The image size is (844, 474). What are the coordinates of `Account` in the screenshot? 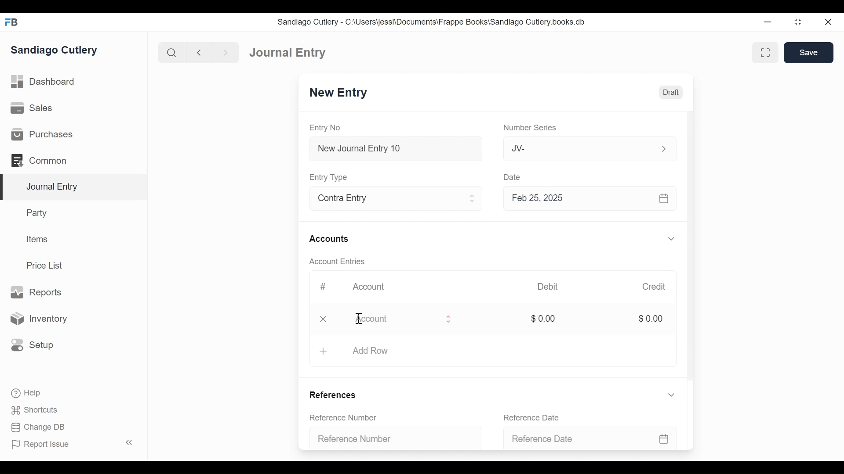 It's located at (370, 287).